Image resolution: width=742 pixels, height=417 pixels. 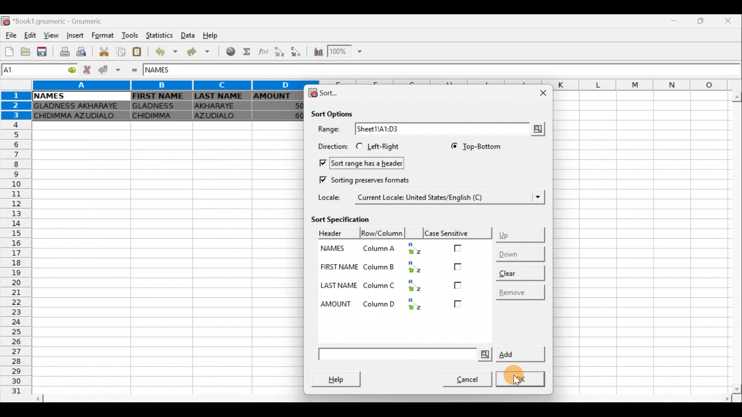 What do you see at coordinates (77, 35) in the screenshot?
I see `Insert` at bounding box center [77, 35].